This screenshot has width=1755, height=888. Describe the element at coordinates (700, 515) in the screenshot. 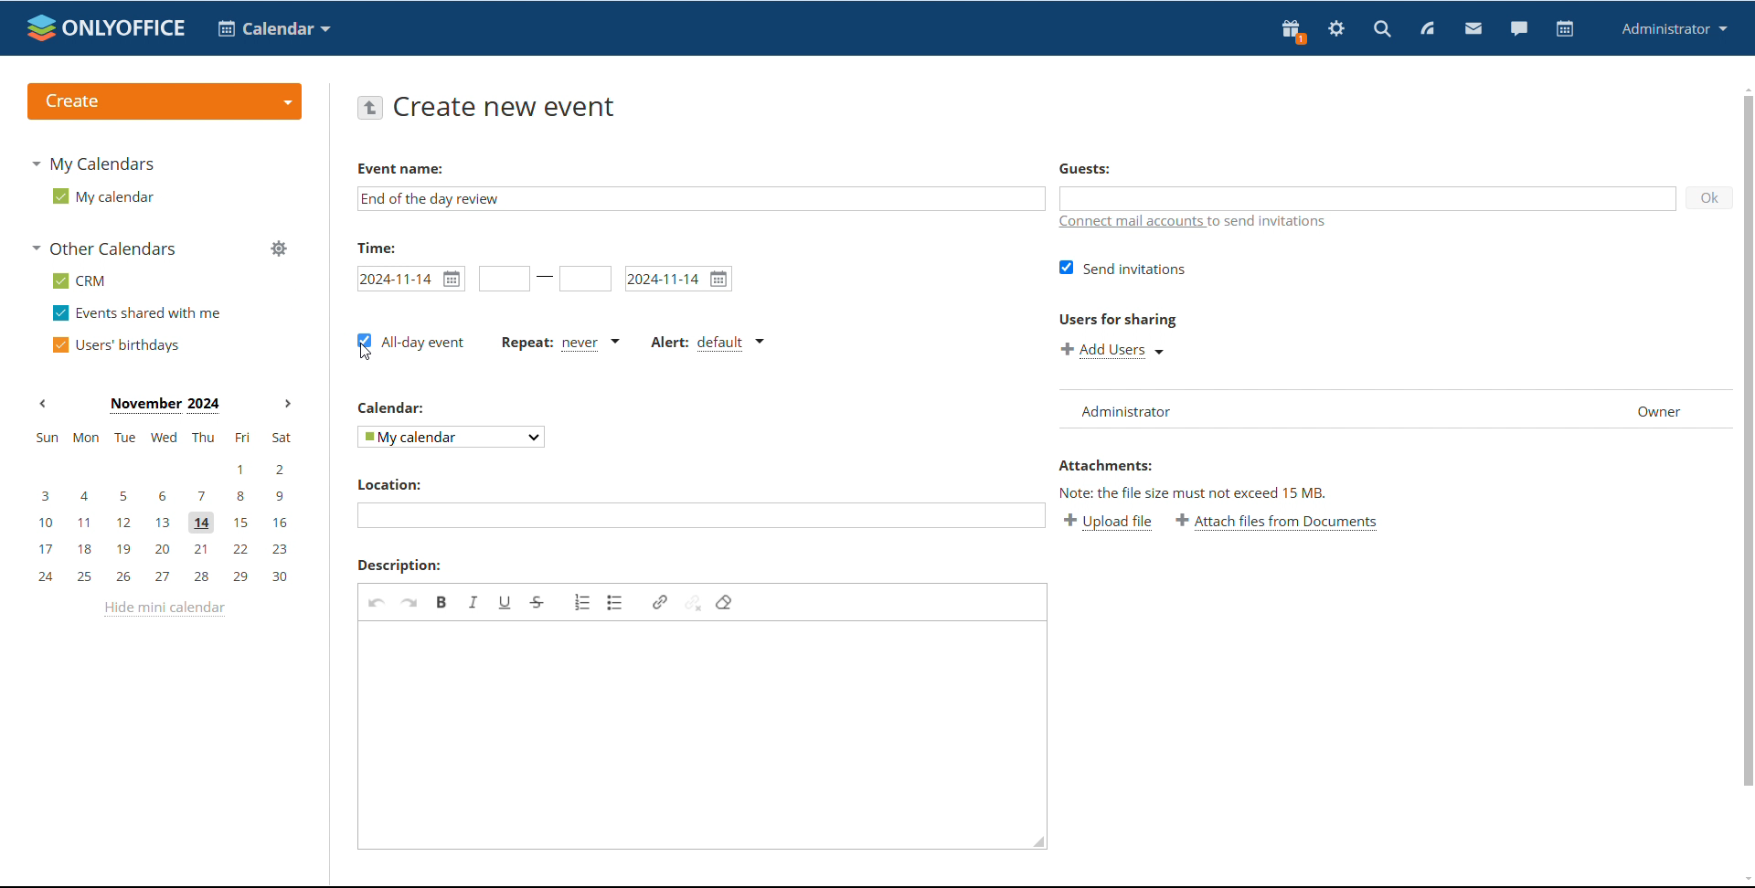

I see `add location` at that location.